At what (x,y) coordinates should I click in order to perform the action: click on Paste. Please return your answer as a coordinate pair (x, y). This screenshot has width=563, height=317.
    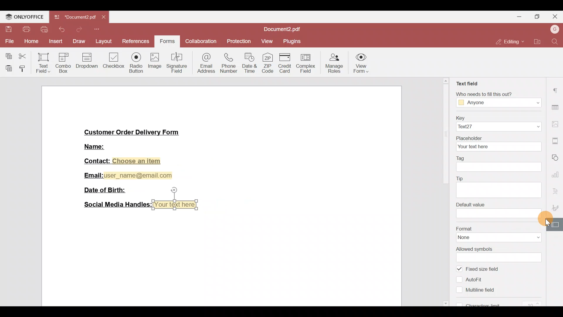
    Looking at the image, I should click on (6, 68).